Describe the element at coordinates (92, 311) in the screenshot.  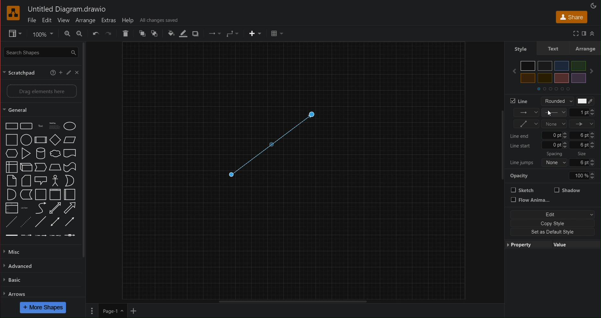
I see `options` at that location.